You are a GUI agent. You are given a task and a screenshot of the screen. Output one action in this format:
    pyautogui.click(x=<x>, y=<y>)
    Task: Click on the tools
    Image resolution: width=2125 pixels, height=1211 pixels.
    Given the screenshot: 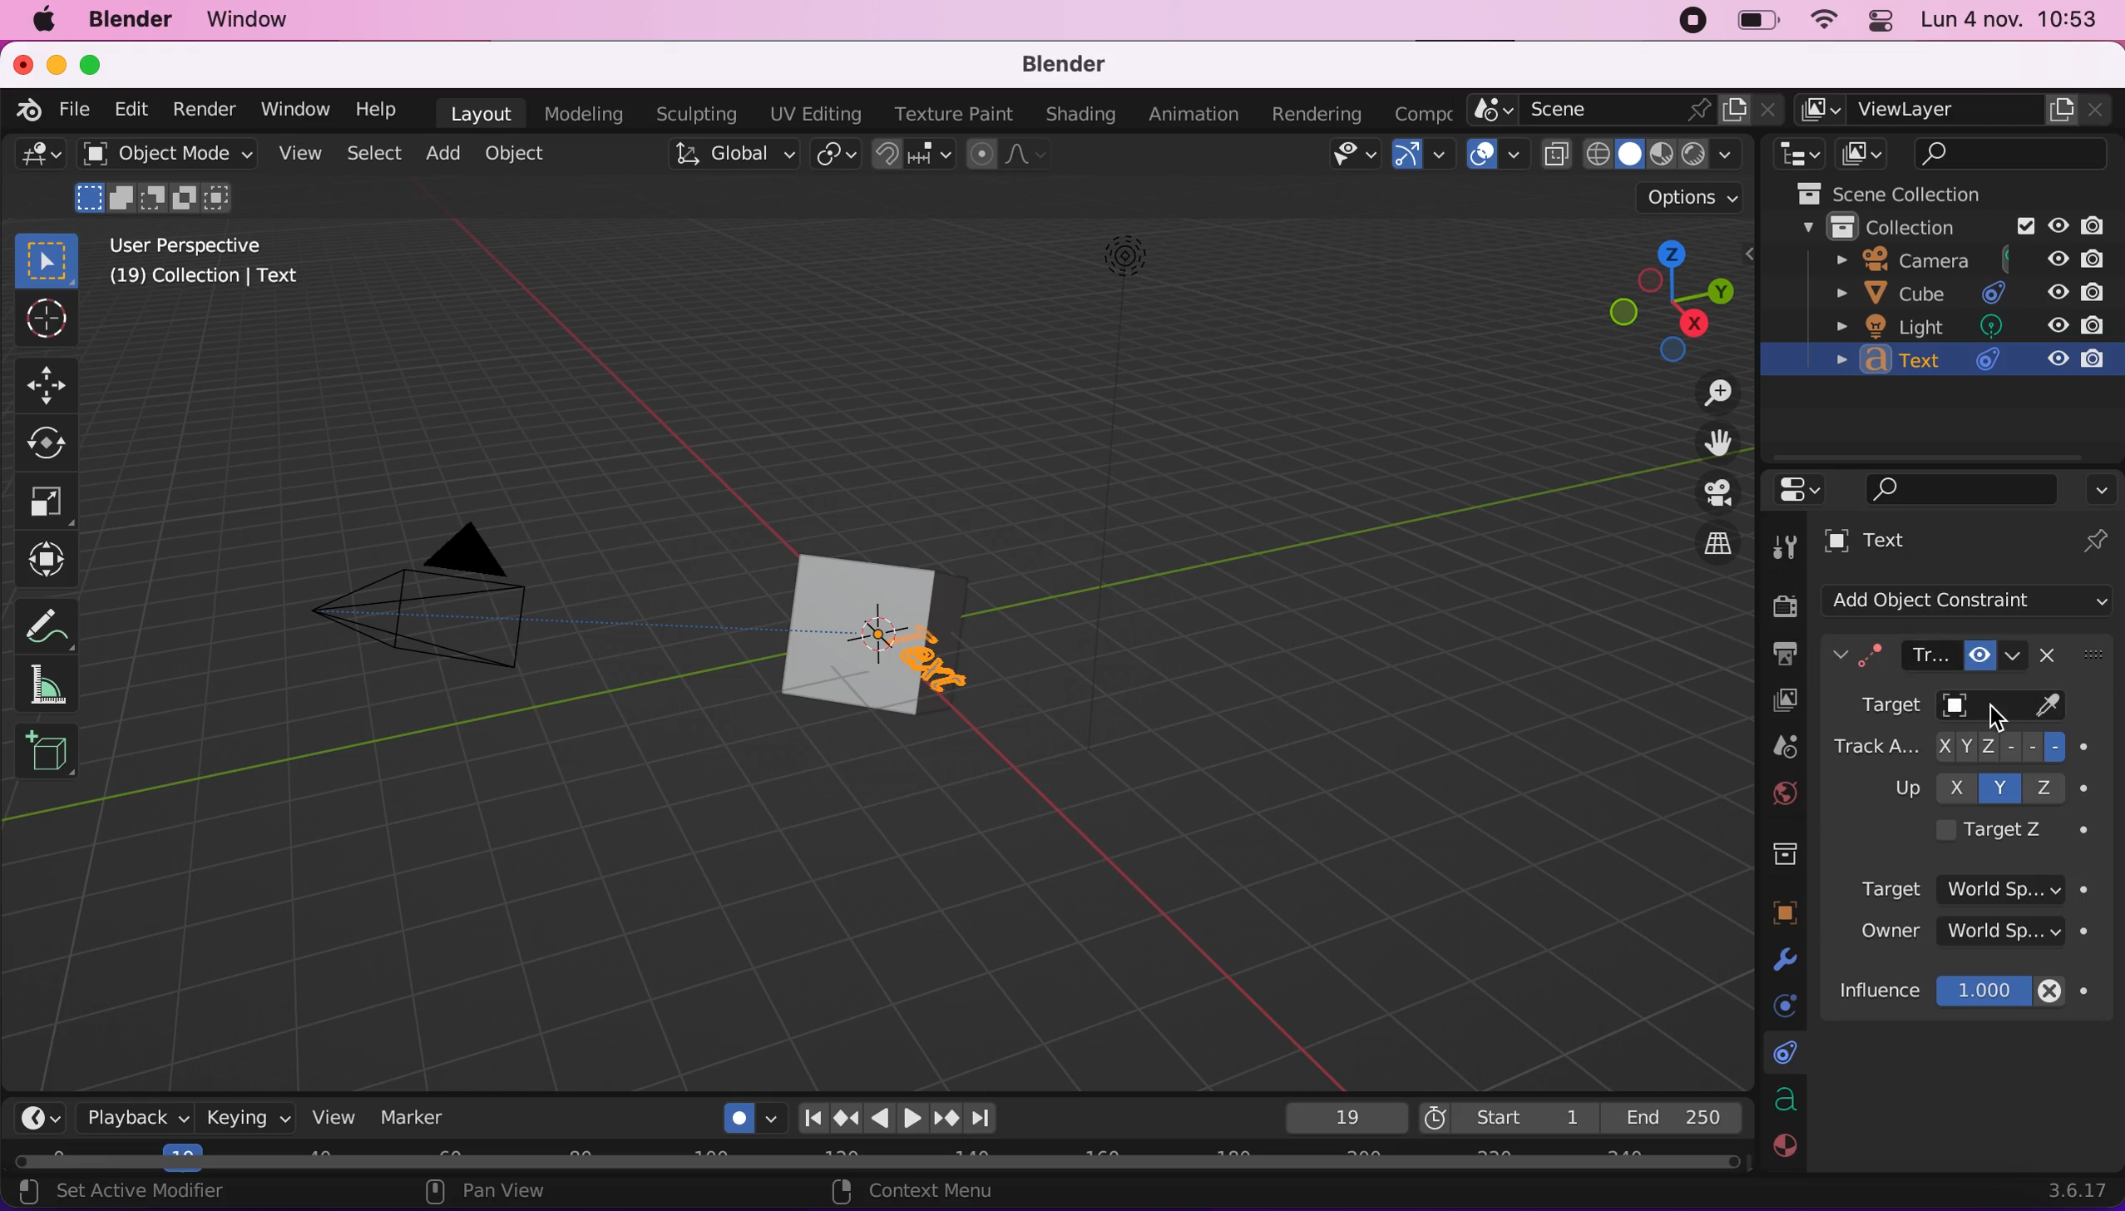 What is the action you would take?
    pyautogui.click(x=1789, y=541)
    